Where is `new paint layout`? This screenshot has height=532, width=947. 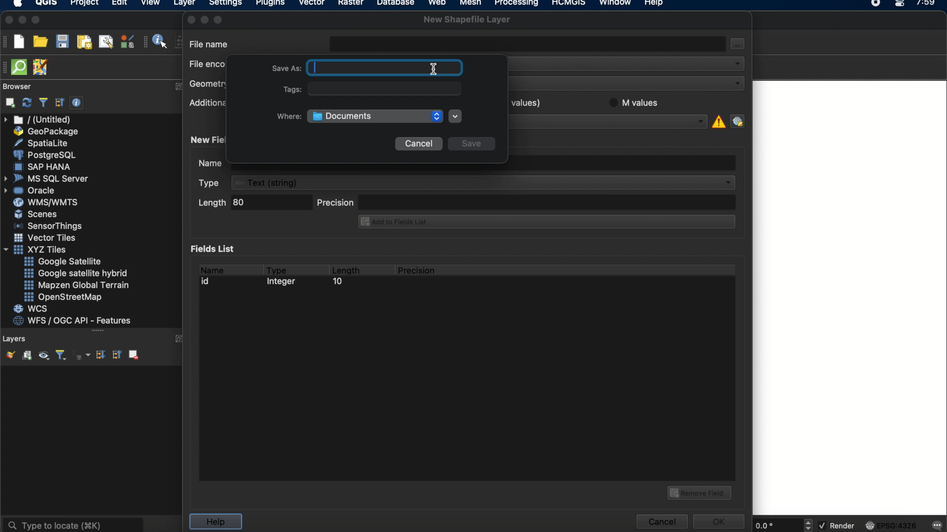 new paint layout is located at coordinates (83, 43).